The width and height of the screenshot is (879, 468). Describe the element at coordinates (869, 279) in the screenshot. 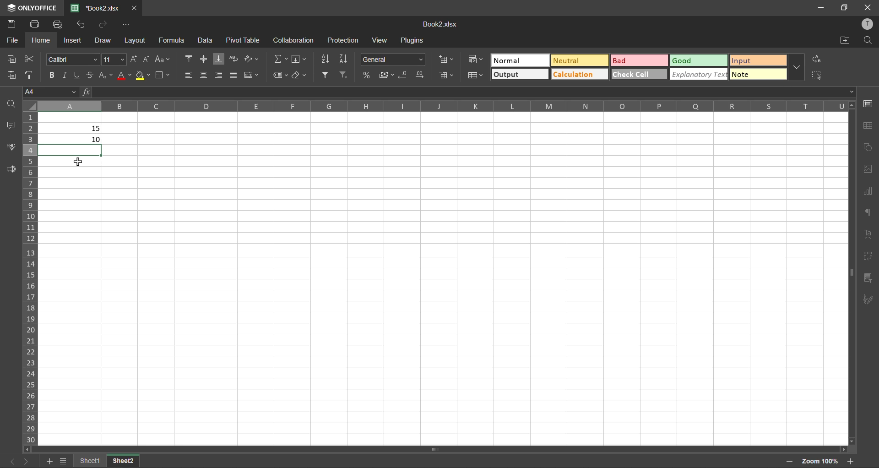

I see `slicer` at that location.